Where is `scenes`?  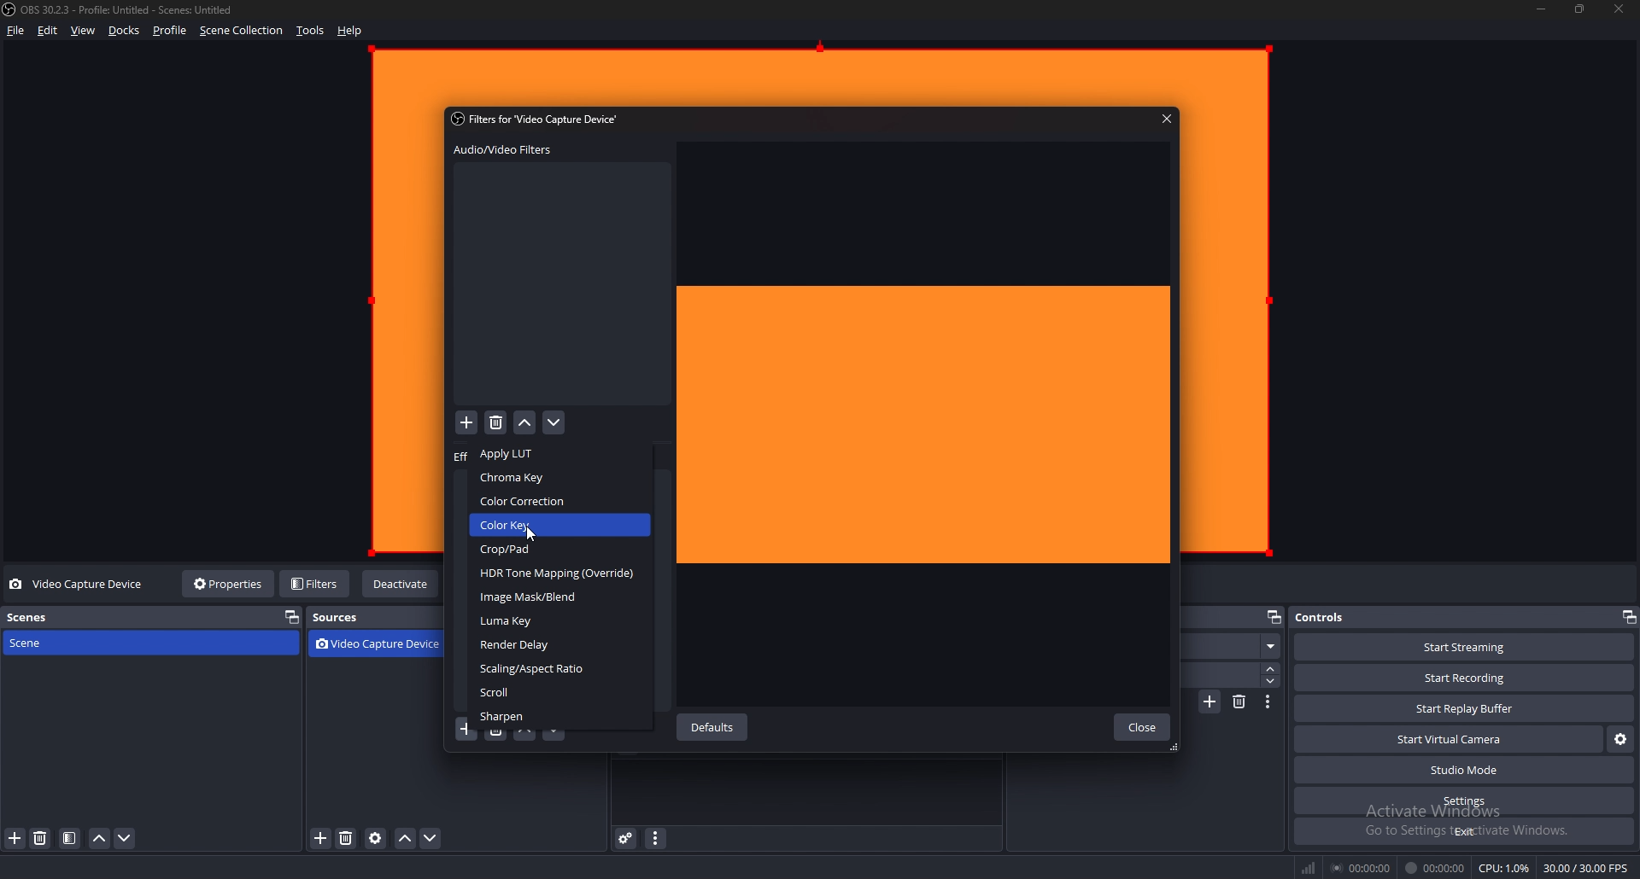
scenes is located at coordinates (85, 617).